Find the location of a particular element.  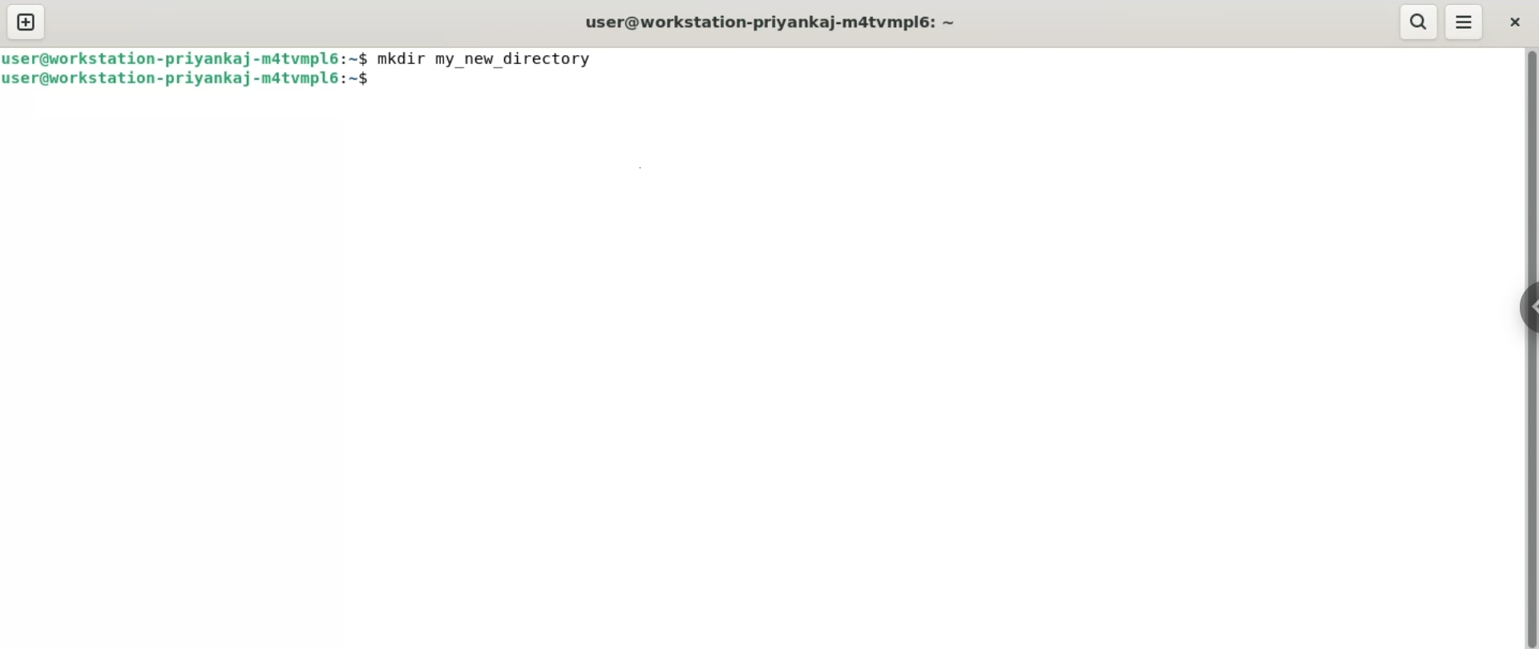

user@workstation-priyankaj-m4tvmpl6: ~  is located at coordinates (763, 22).